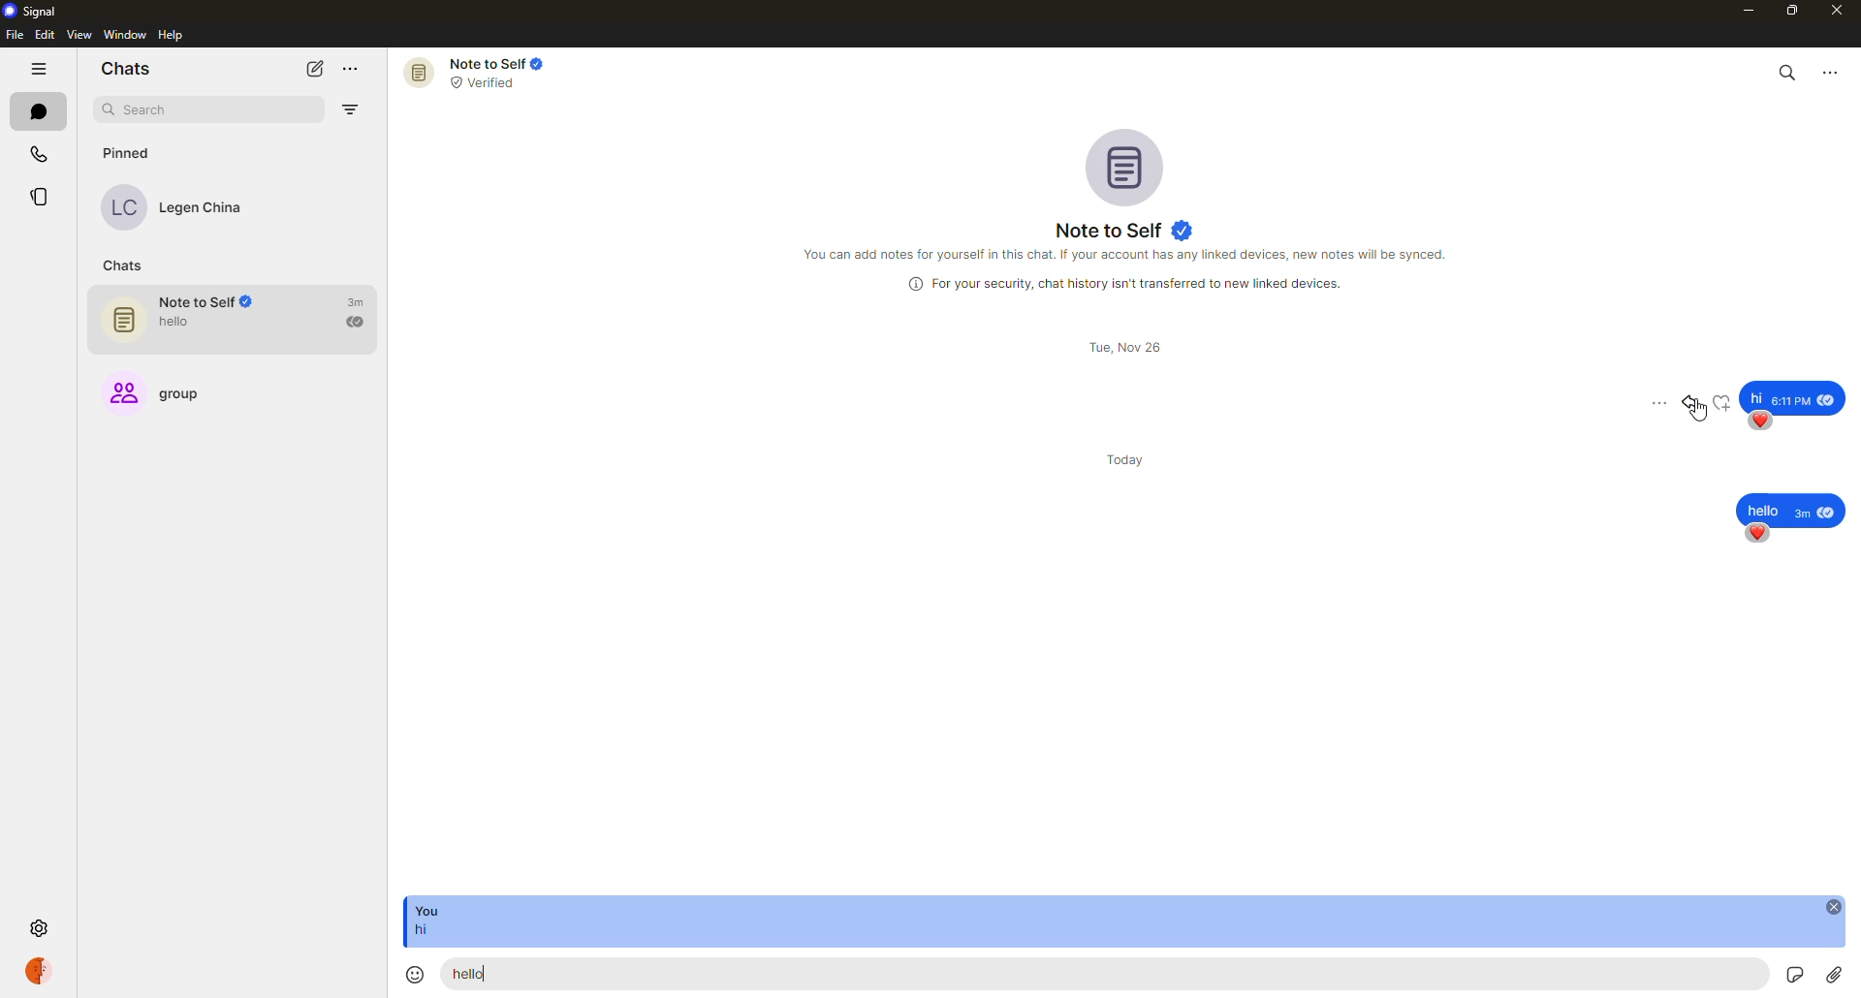 The width and height of the screenshot is (1861, 998). What do you see at coordinates (1125, 227) in the screenshot?
I see `note to self` at bounding box center [1125, 227].